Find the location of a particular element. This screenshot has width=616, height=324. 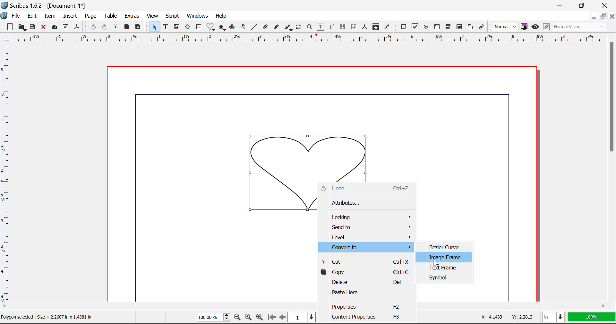

Pdf Radio Button is located at coordinates (427, 28).